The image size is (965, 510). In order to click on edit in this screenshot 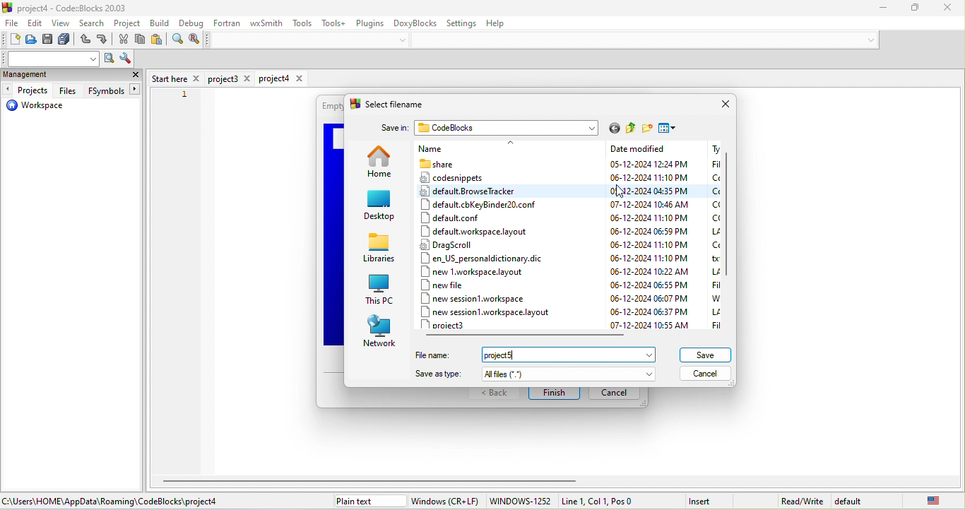, I will do `click(36, 24)`.